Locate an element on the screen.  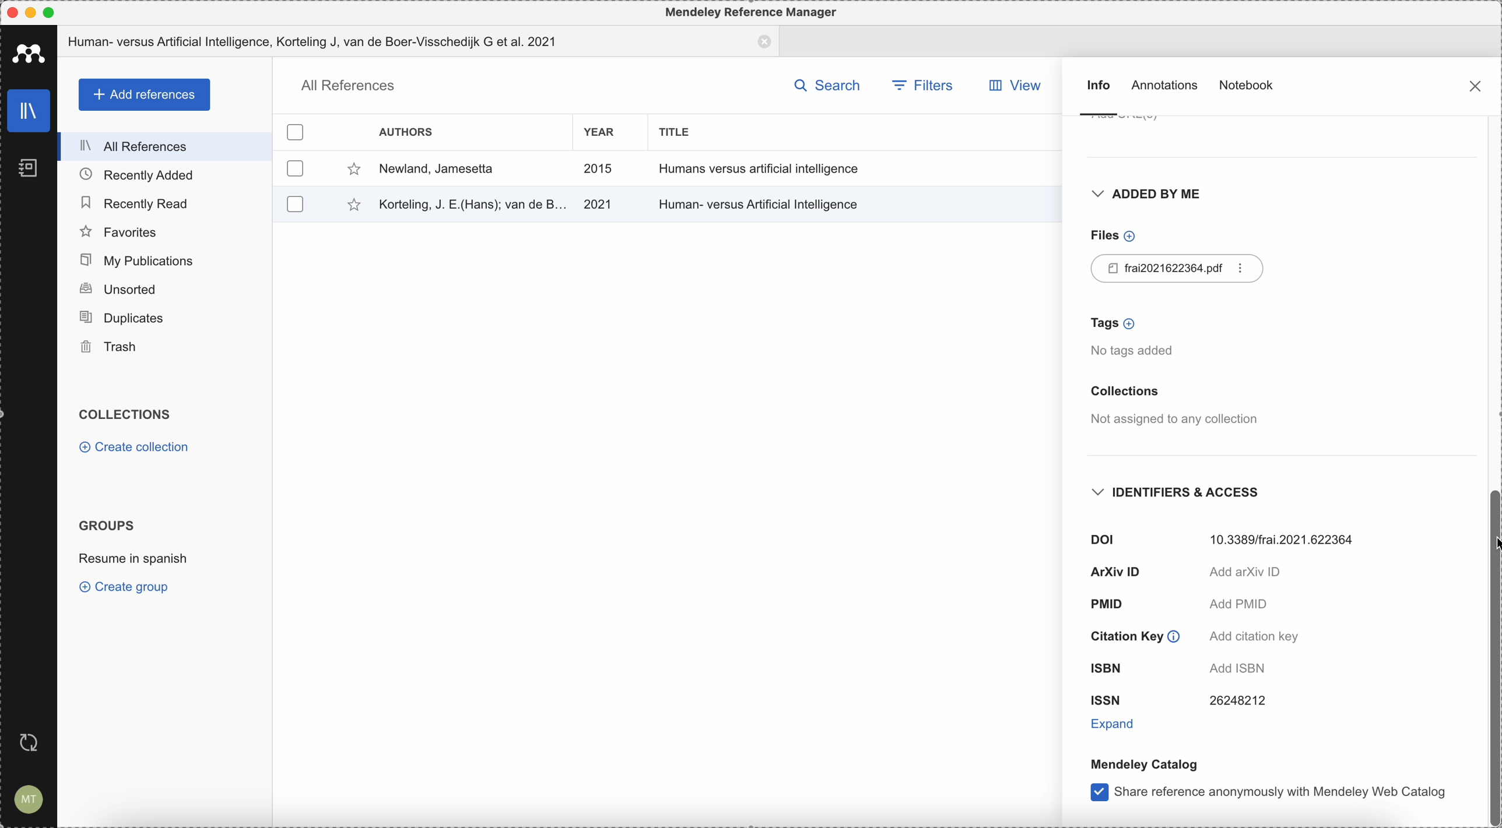
library is located at coordinates (24, 111).